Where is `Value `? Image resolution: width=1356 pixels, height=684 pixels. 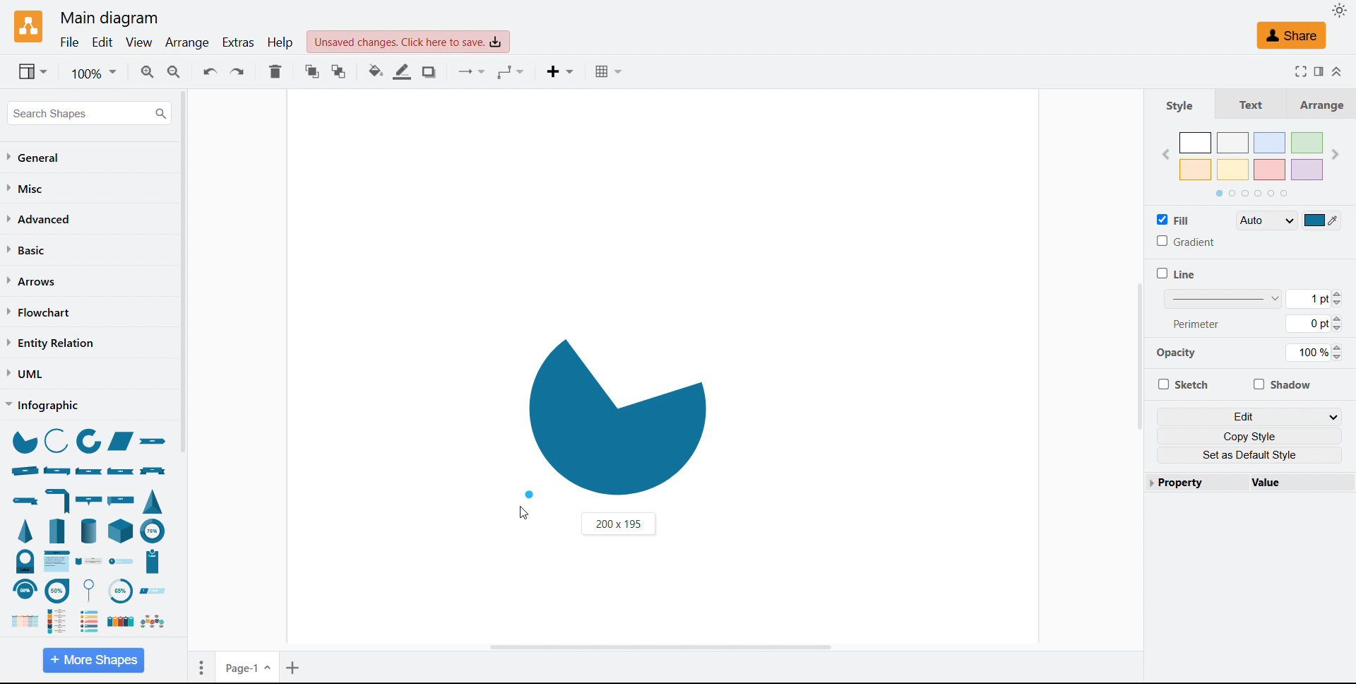
Value  is located at coordinates (1295, 482).